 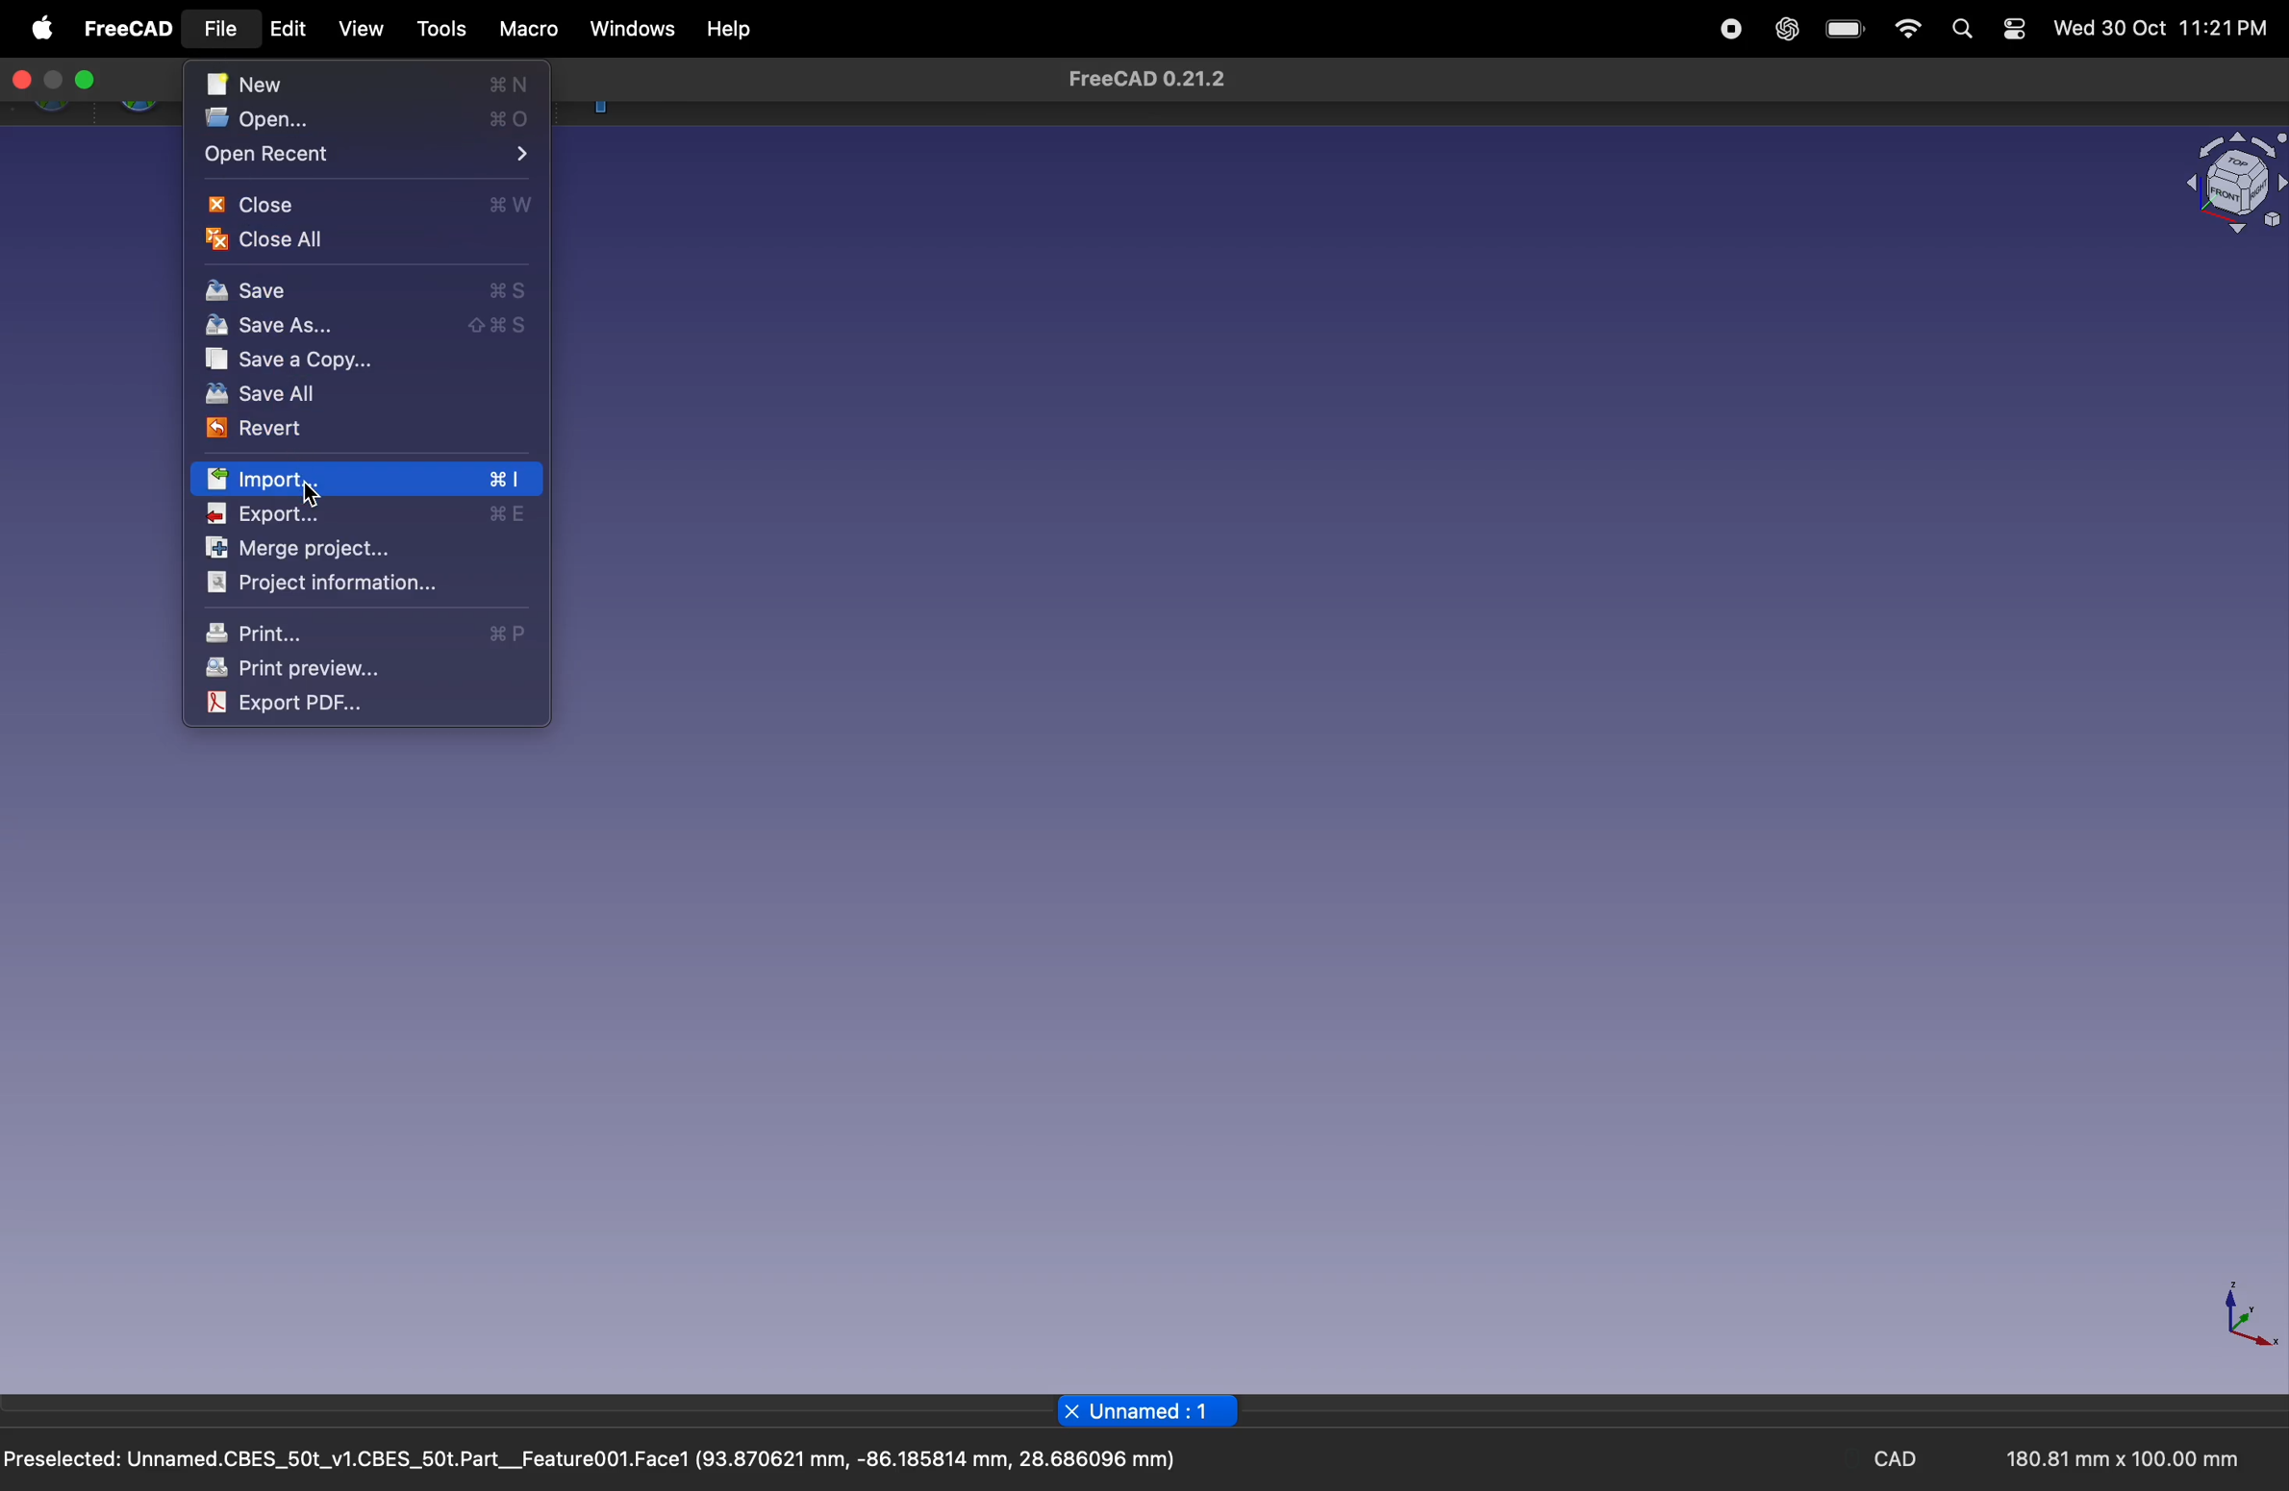 What do you see at coordinates (358, 668) in the screenshot?
I see `print reviews` at bounding box center [358, 668].